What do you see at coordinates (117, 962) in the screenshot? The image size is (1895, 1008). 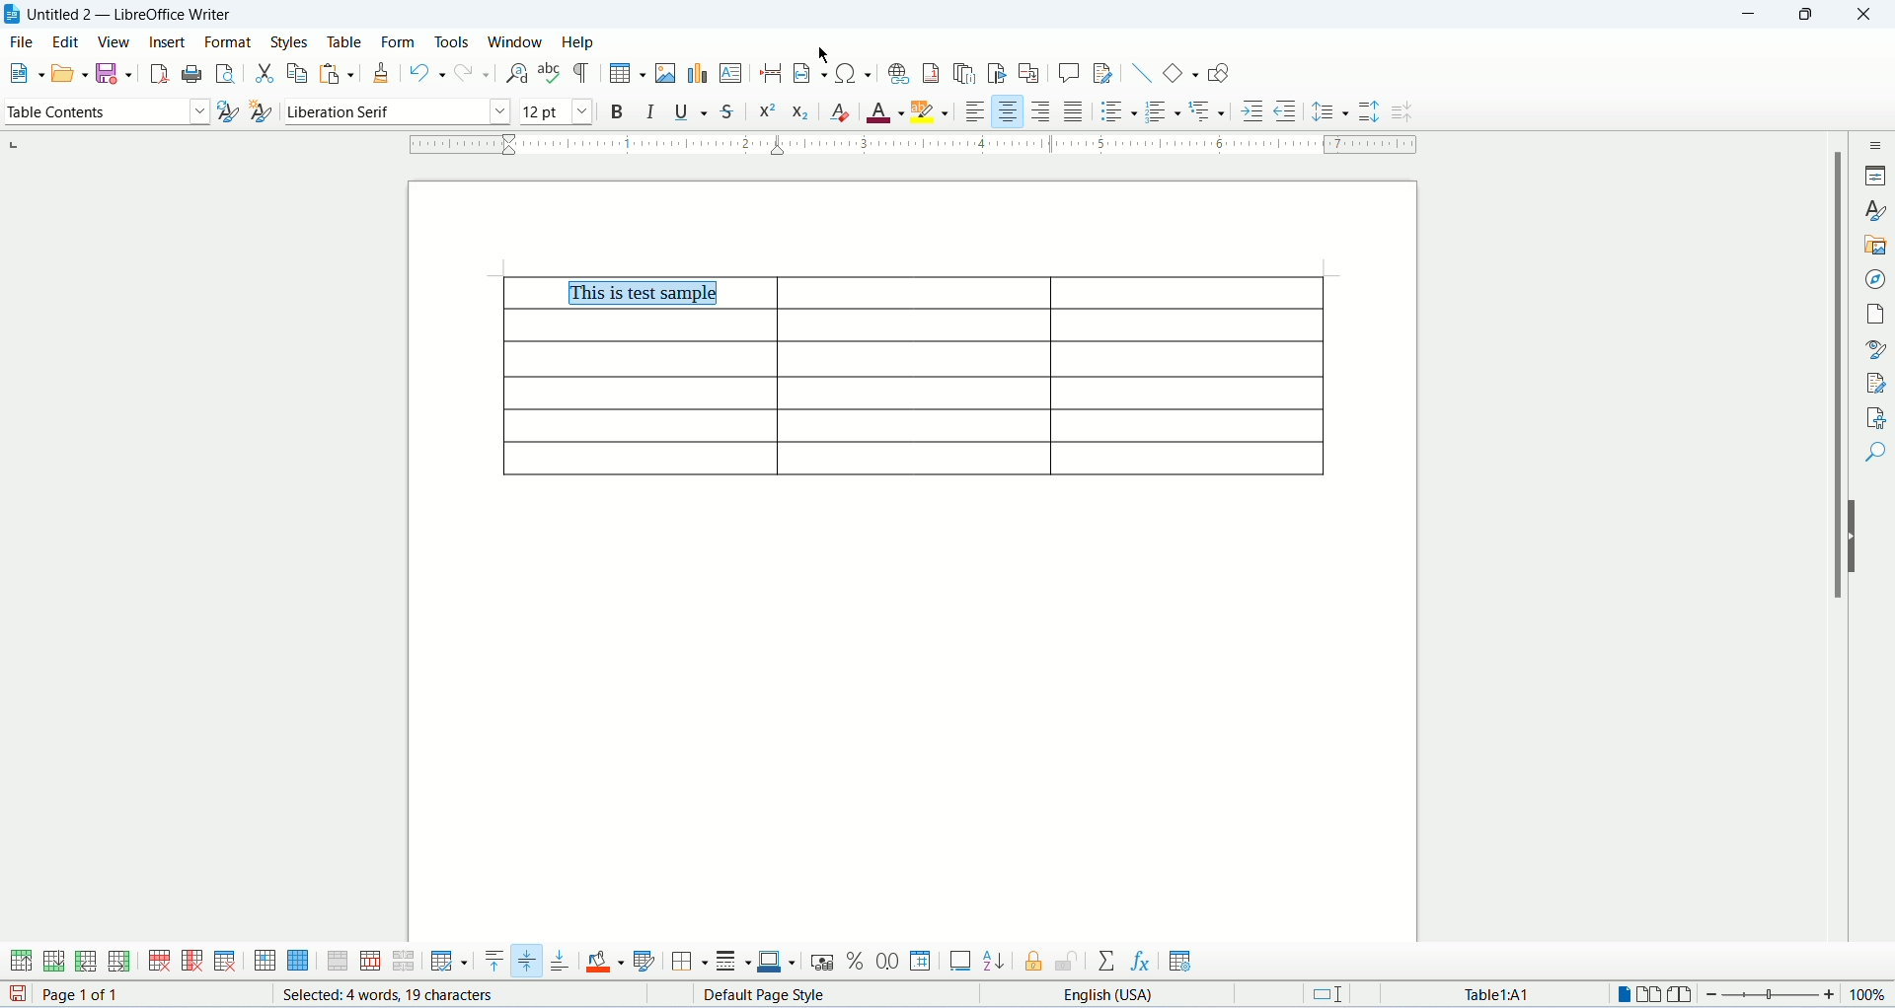 I see `inser columns after` at bounding box center [117, 962].